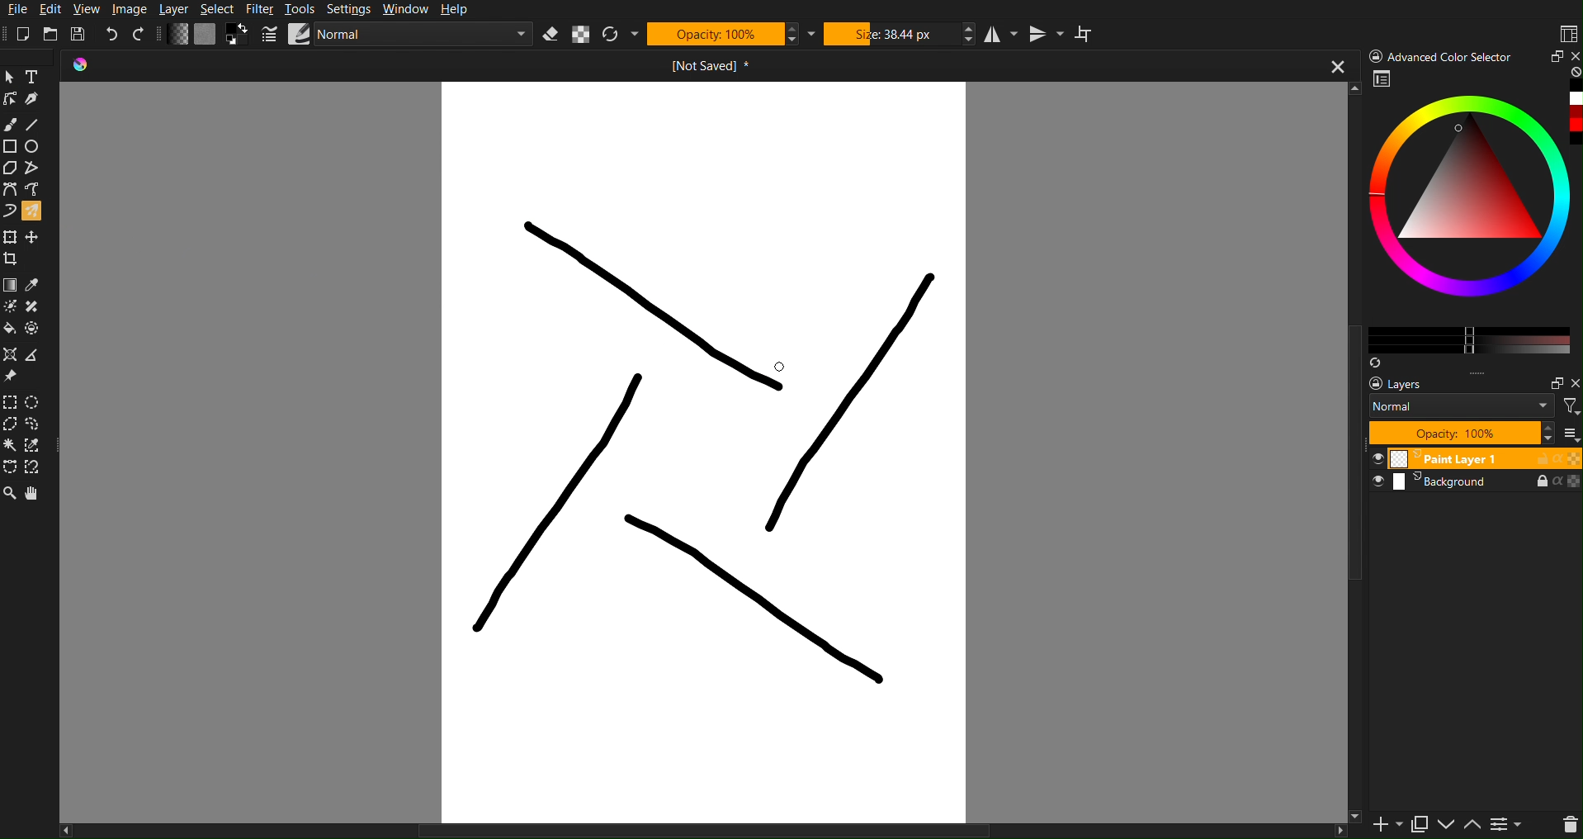 This screenshot has width=1583, height=839. What do you see at coordinates (774, 366) in the screenshot?
I see `Cursor` at bounding box center [774, 366].